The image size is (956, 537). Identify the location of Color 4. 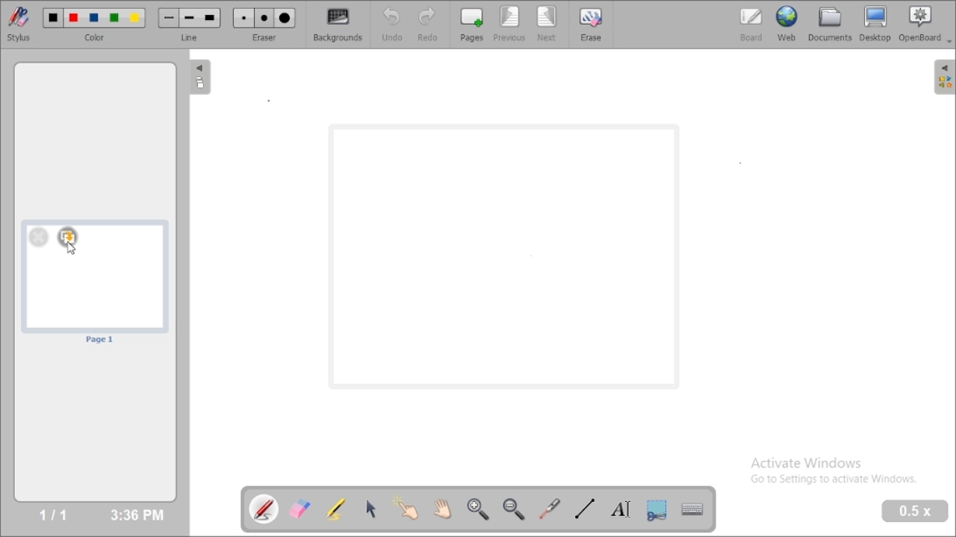
(114, 19).